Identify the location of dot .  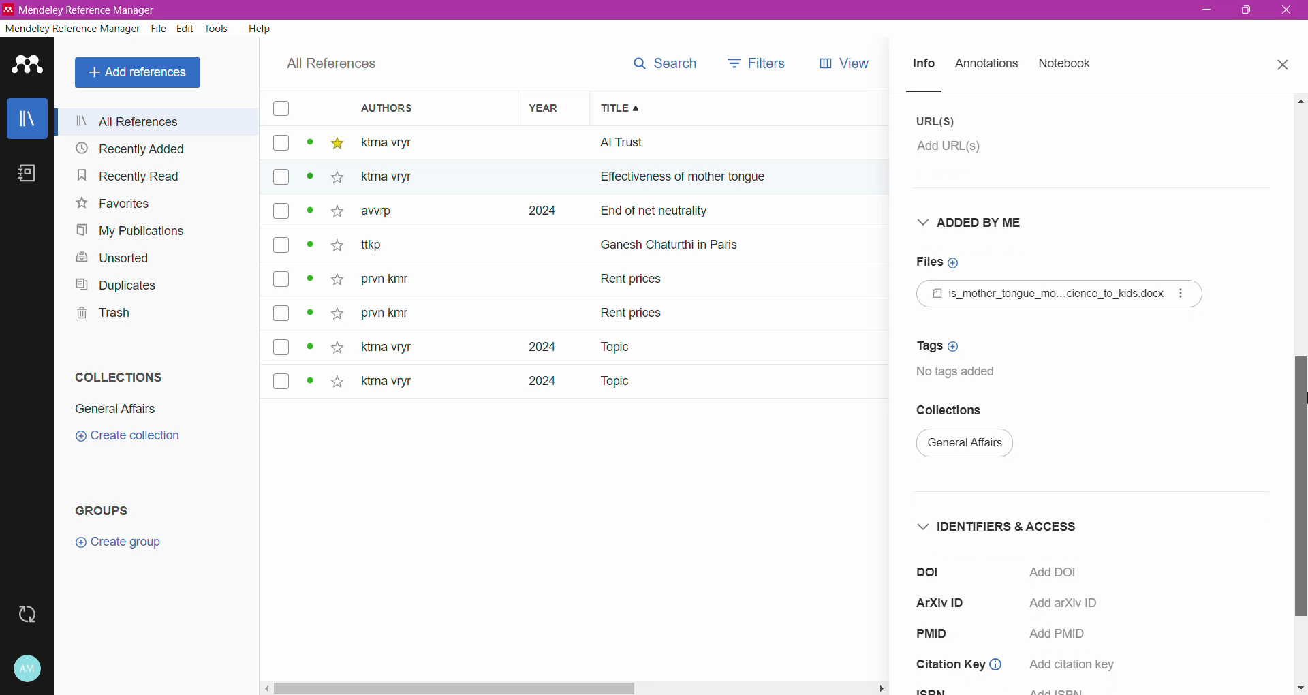
(309, 282).